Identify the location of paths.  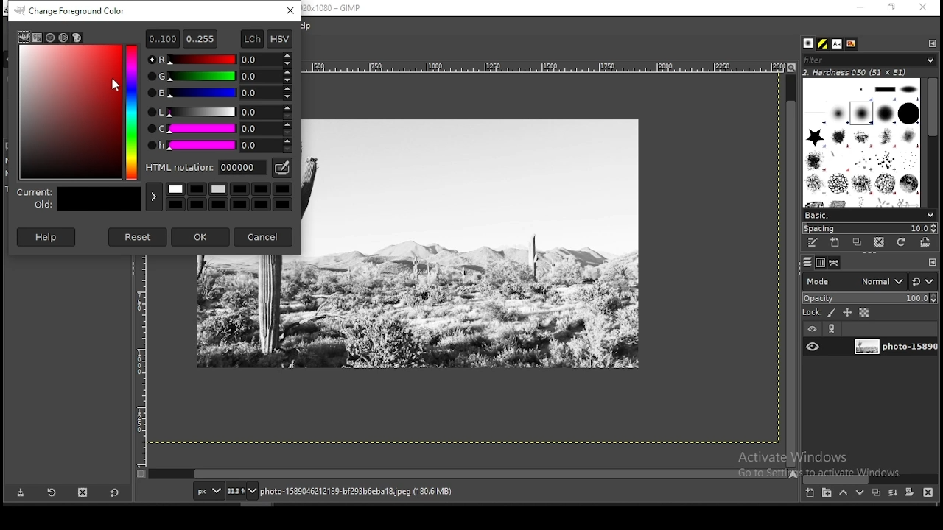
(836, 263).